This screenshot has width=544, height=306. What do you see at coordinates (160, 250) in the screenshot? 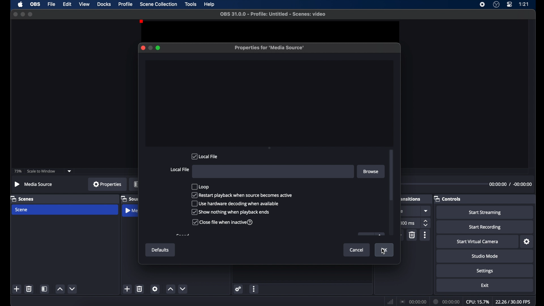
I see `defaults` at bounding box center [160, 250].